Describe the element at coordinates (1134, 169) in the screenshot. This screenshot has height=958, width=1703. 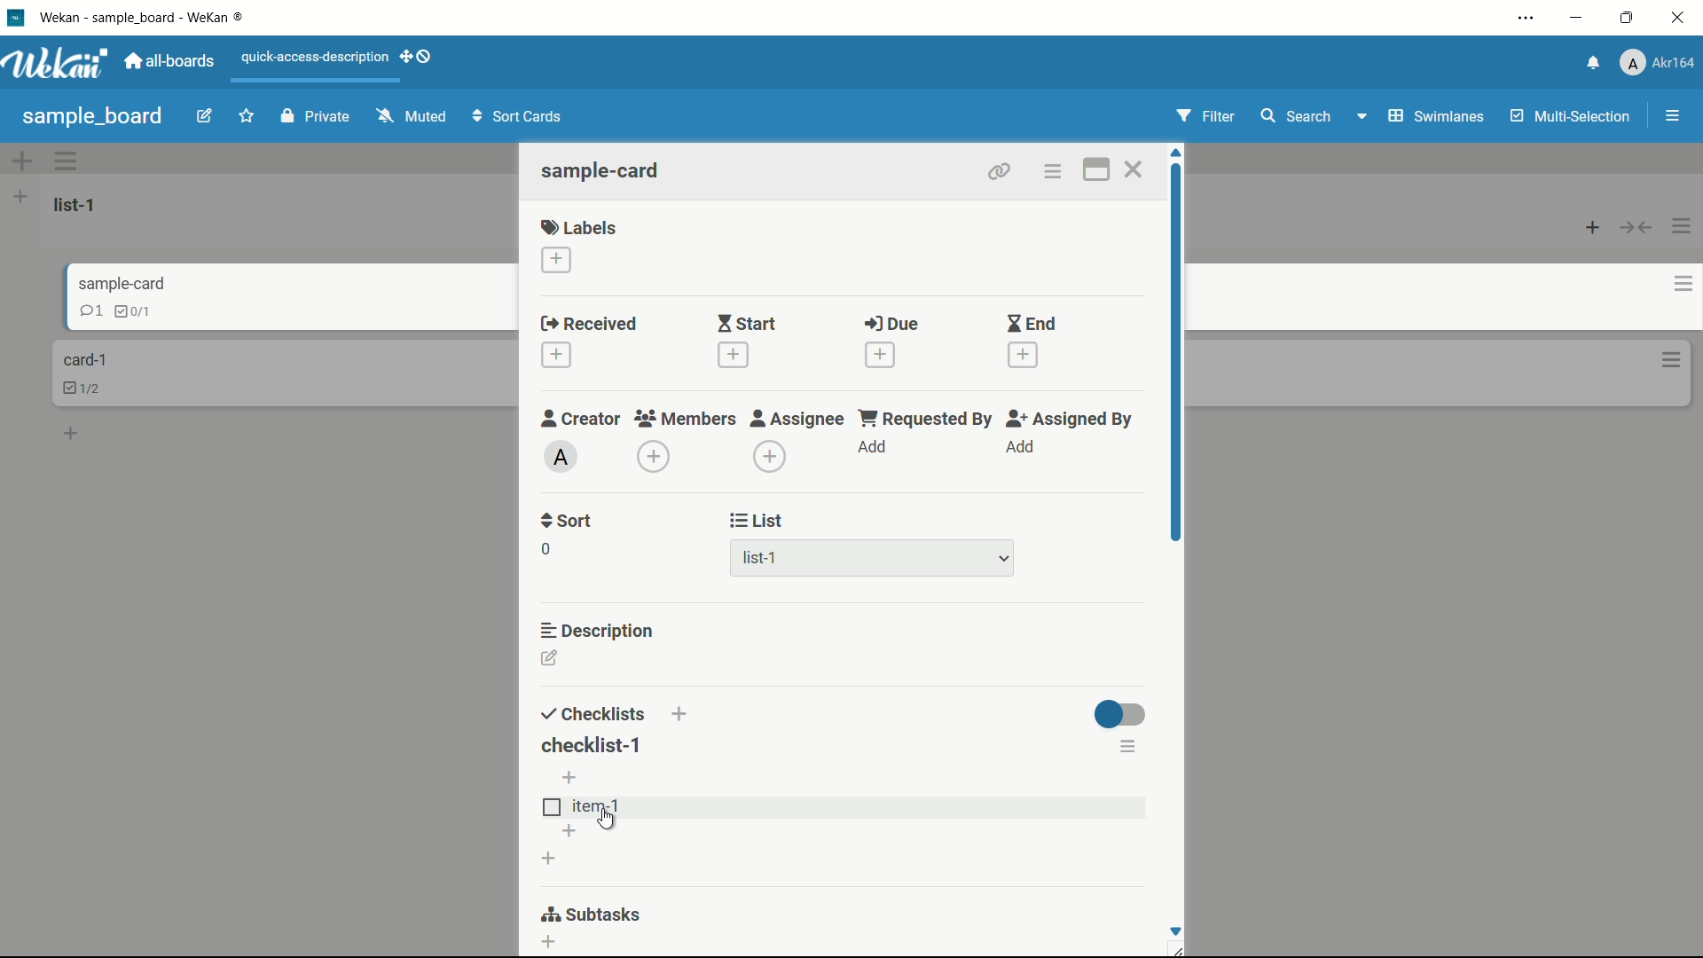
I see `close card` at that location.